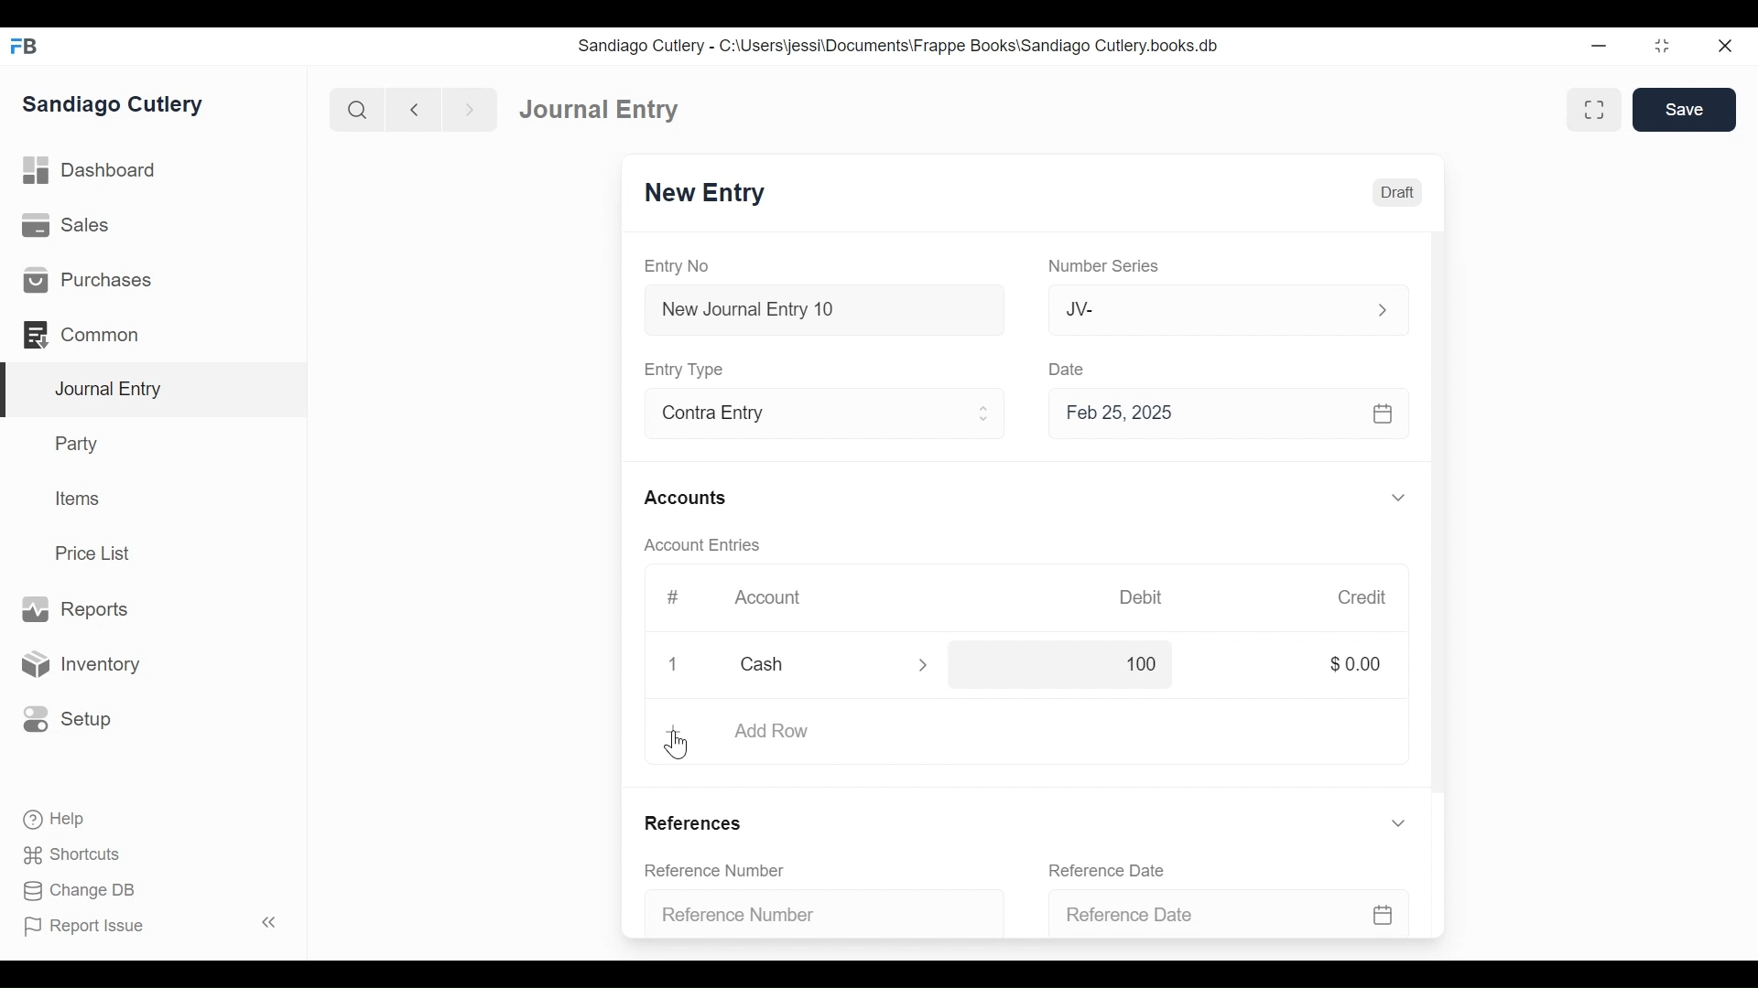 This screenshot has width=1758, height=988. Describe the element at coordinates (96, 553) in the screenshot. I see `Price List` at that location.